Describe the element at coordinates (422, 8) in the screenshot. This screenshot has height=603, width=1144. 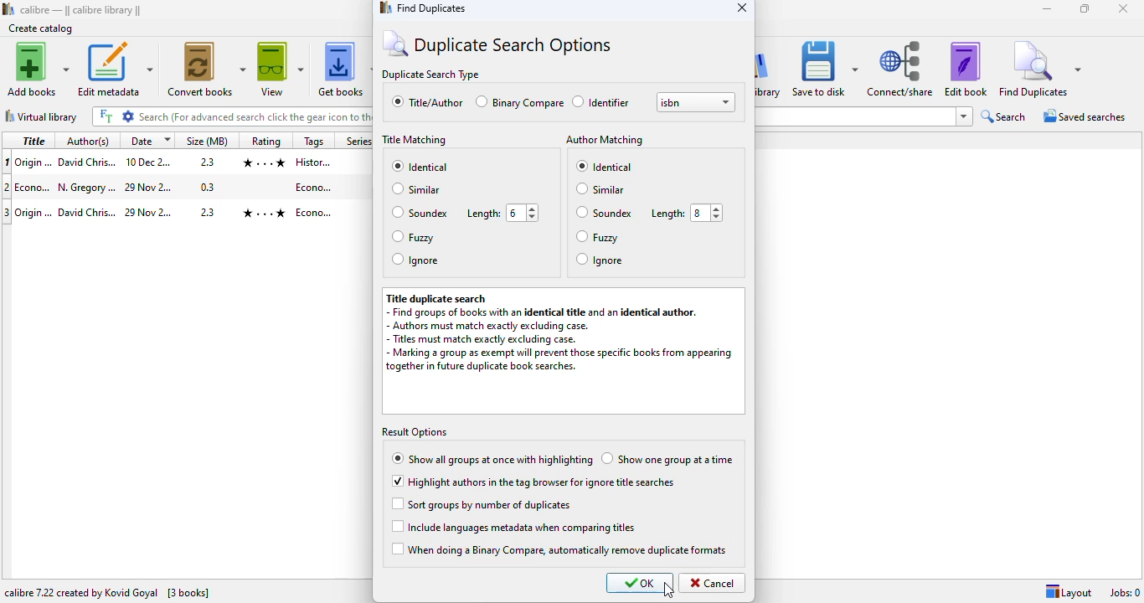
I see `find duplicates` at that location.